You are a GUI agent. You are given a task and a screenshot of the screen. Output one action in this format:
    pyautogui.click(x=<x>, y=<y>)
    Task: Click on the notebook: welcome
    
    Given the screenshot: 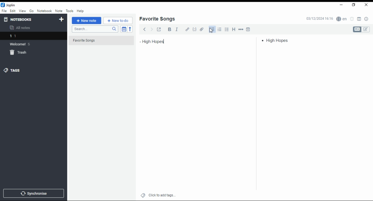 What is the action you would take?
    pyautogui.click(x=21, y=44)
    